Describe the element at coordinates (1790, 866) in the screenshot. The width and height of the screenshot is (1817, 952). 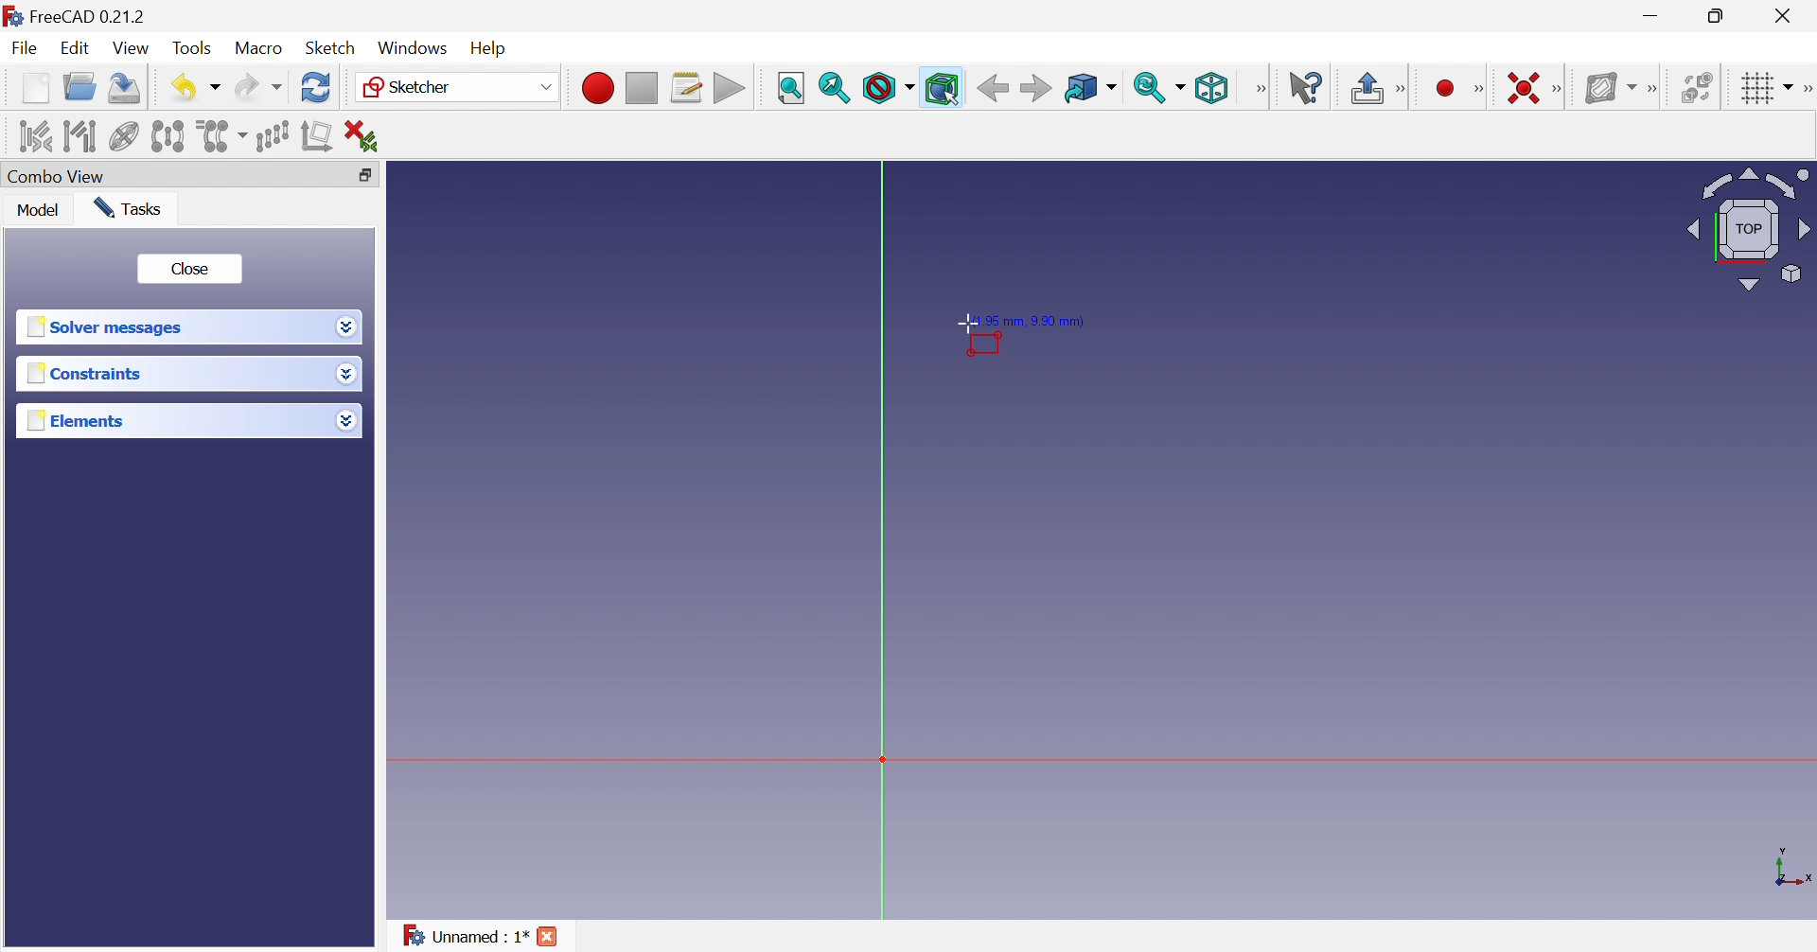
I see `x, y axis` at that location.